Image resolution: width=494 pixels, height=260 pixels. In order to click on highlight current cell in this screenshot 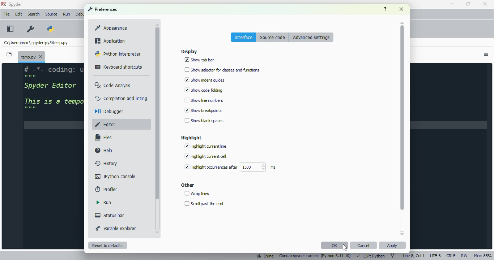, I will do `click(206, 156)`.